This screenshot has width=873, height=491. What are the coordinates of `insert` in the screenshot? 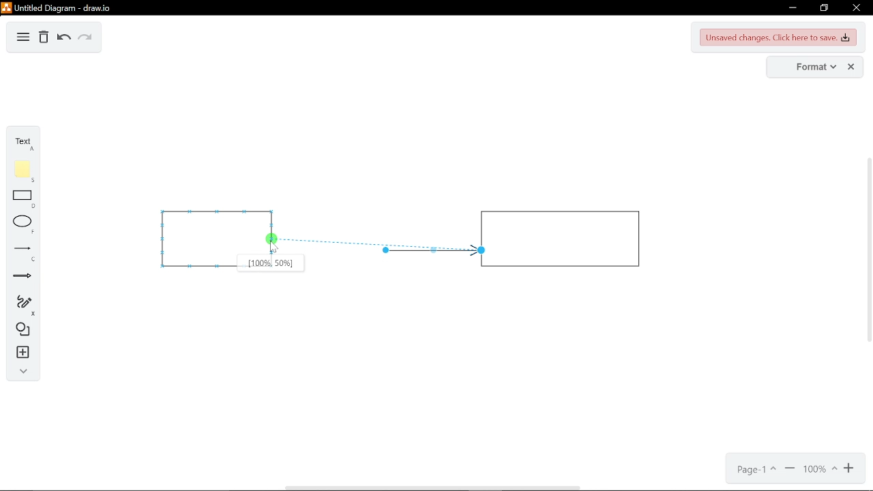 It's located at (22, 353).